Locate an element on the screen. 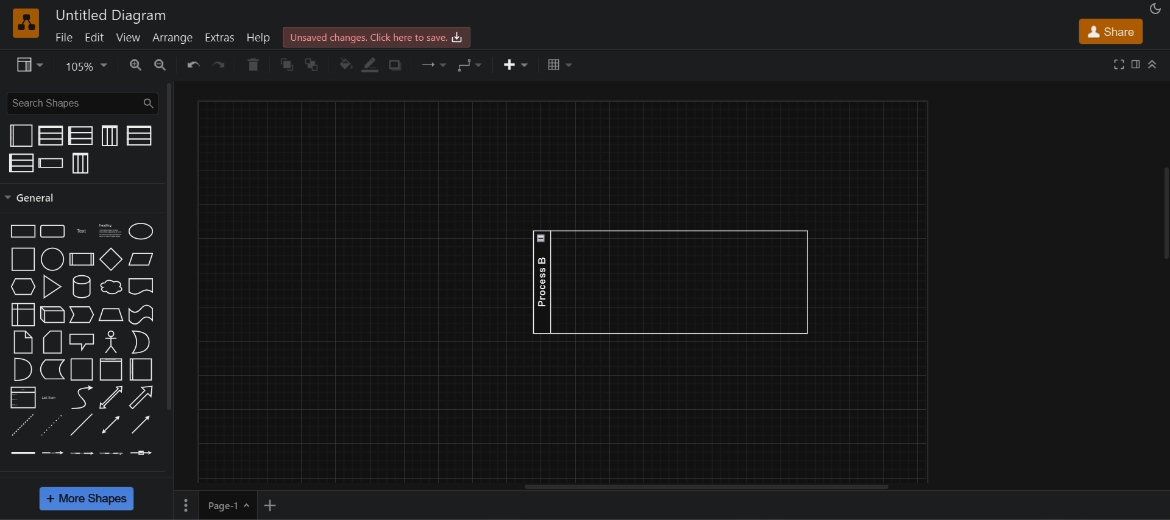 The width and height of the screenshot is (1170, 520). appearance is located at coordinates (1154, 9).